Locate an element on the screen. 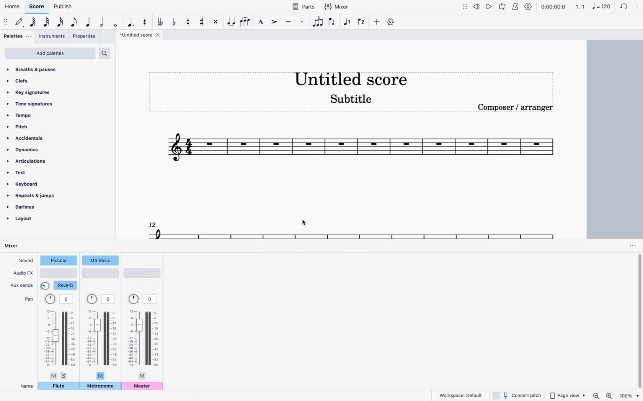  concert pitch is located at coordinates (516, 395).